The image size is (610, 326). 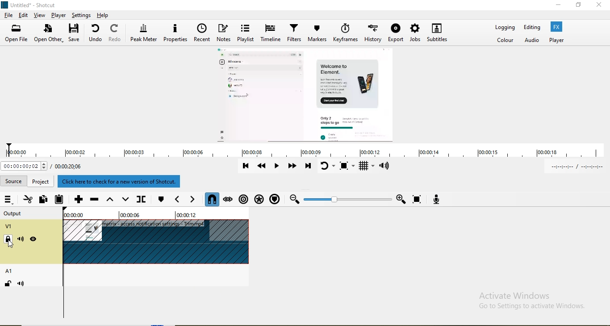 I want to click on Export, so click(x=397, y=34).